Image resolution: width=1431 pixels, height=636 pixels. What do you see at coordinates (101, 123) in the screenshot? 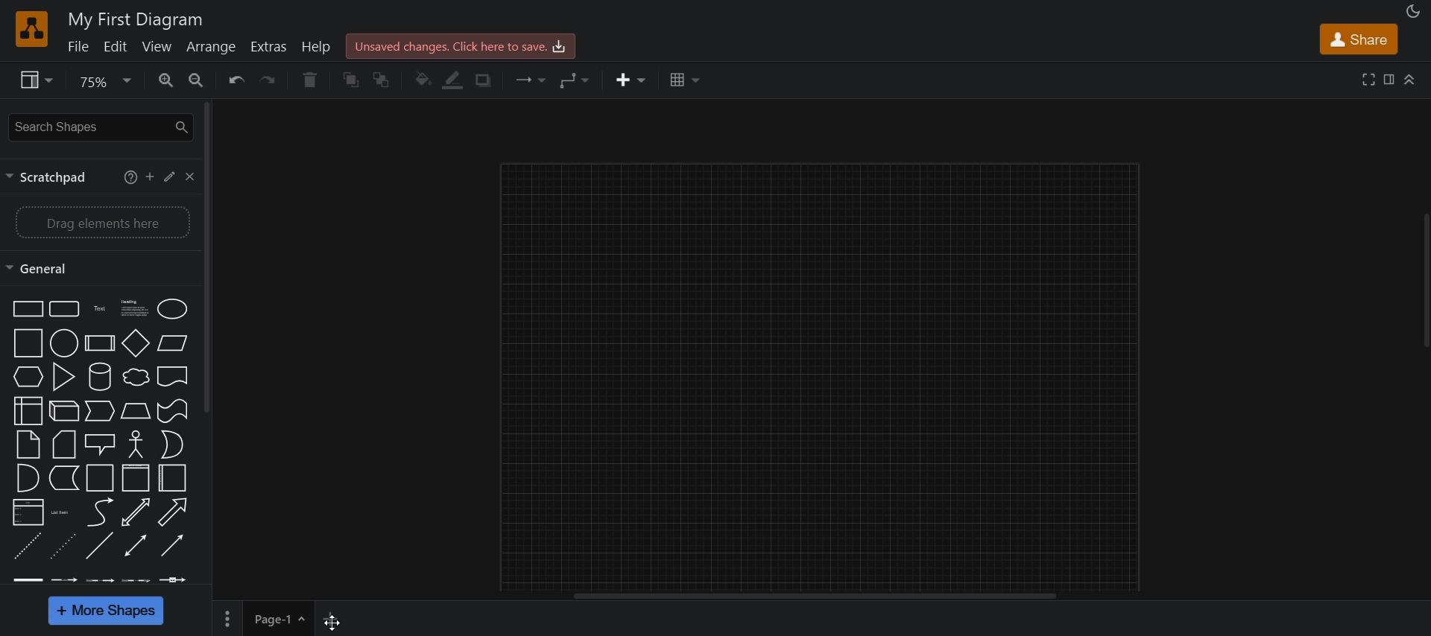
I see `search shapes` at bounding box center [101, 123].